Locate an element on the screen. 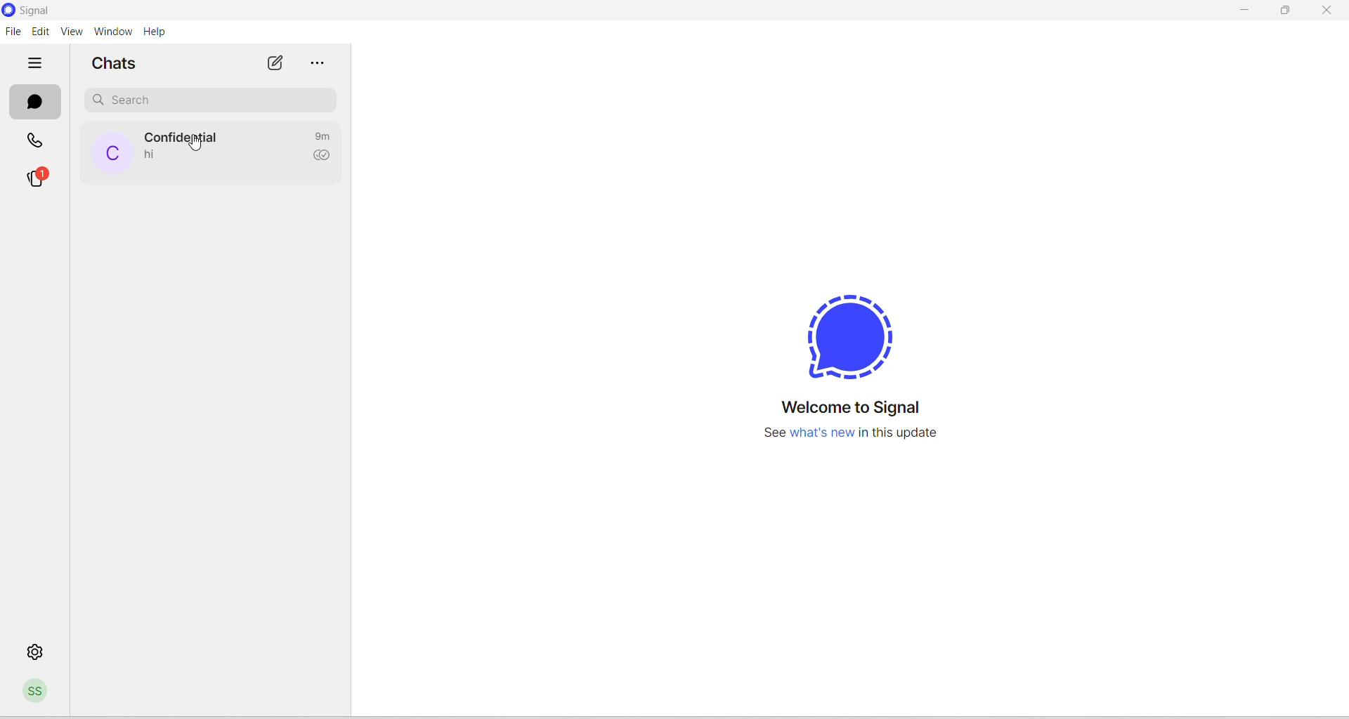 The image size is (1349, 719). profile is located at coordinates (39, 693).